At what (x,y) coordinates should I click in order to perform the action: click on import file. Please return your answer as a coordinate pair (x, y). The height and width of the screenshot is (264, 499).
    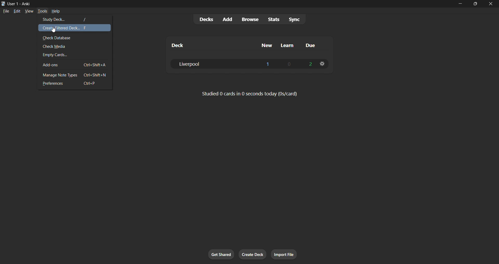
    Looking at the image, I should click on (284, 254).